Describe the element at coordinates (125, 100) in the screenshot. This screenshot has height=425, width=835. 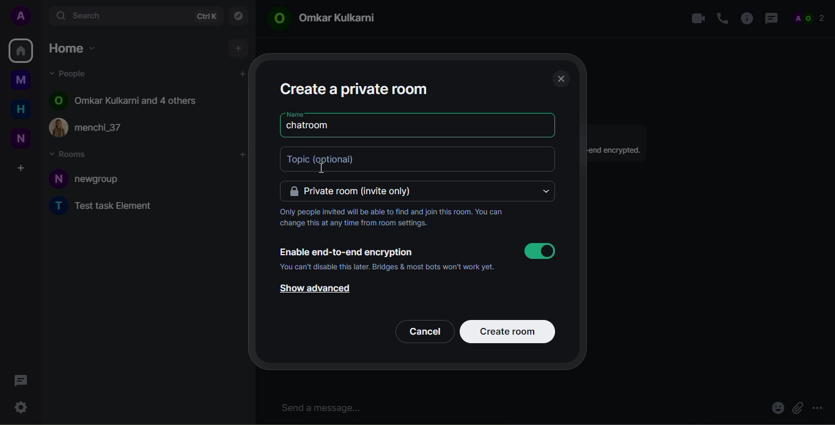
I see `©  Omkar Kulkarni and 4 others` at that location.